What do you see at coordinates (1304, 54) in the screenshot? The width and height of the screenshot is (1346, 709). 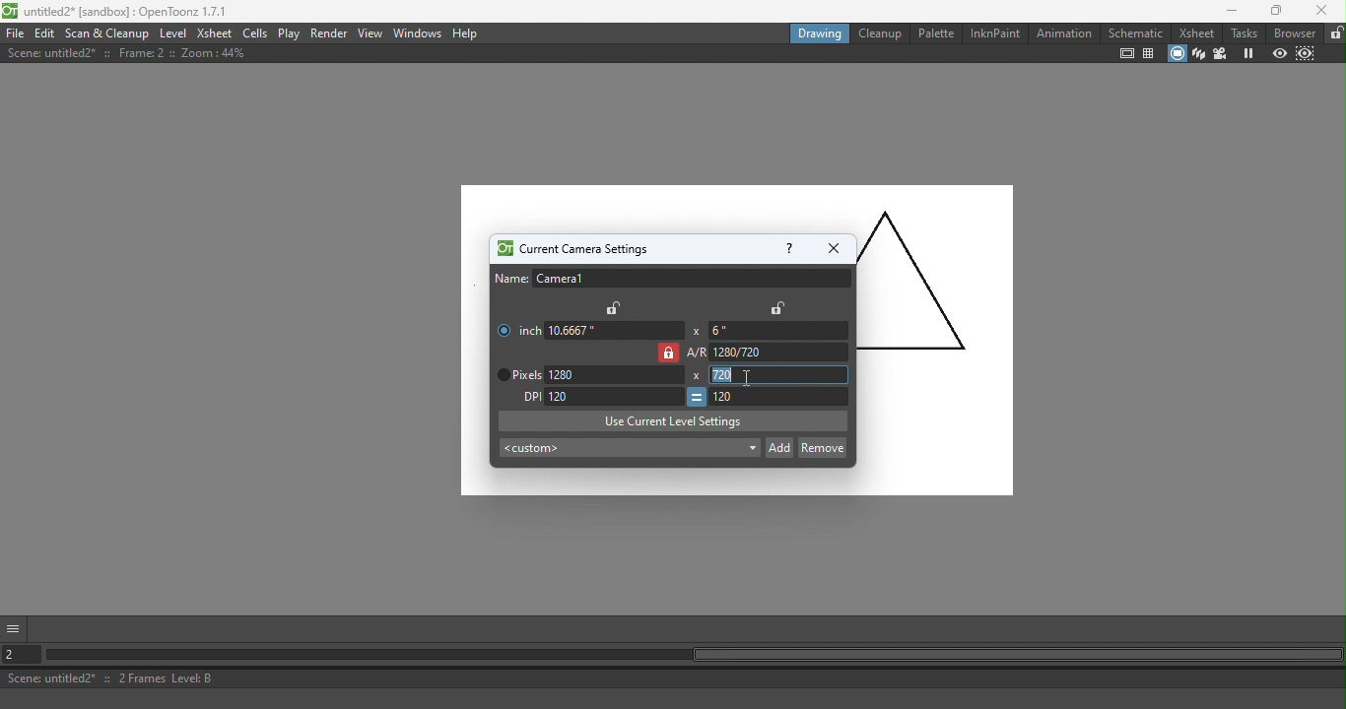 I see `Sub-camera preview` at bounding box center [1304, 54].